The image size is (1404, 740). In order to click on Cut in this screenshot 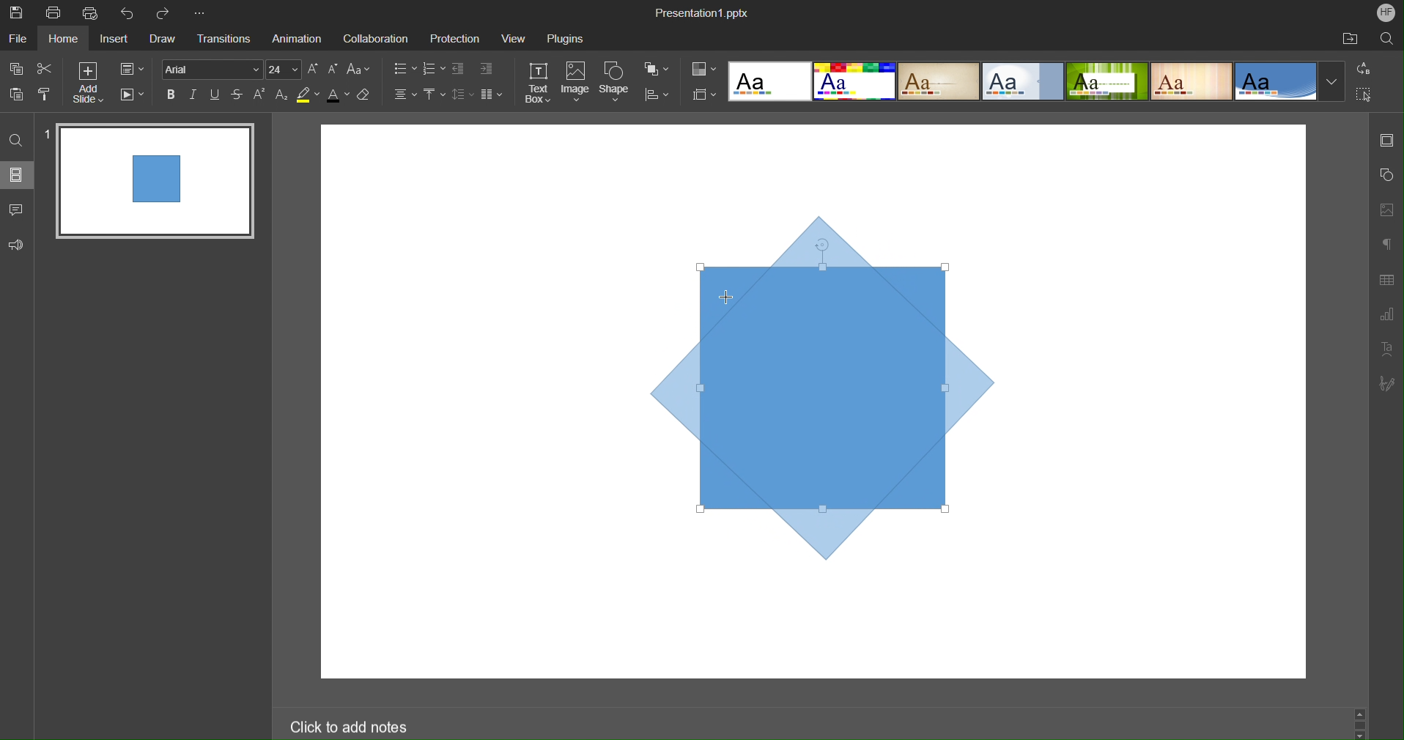, I will do `click(43, 68)`.